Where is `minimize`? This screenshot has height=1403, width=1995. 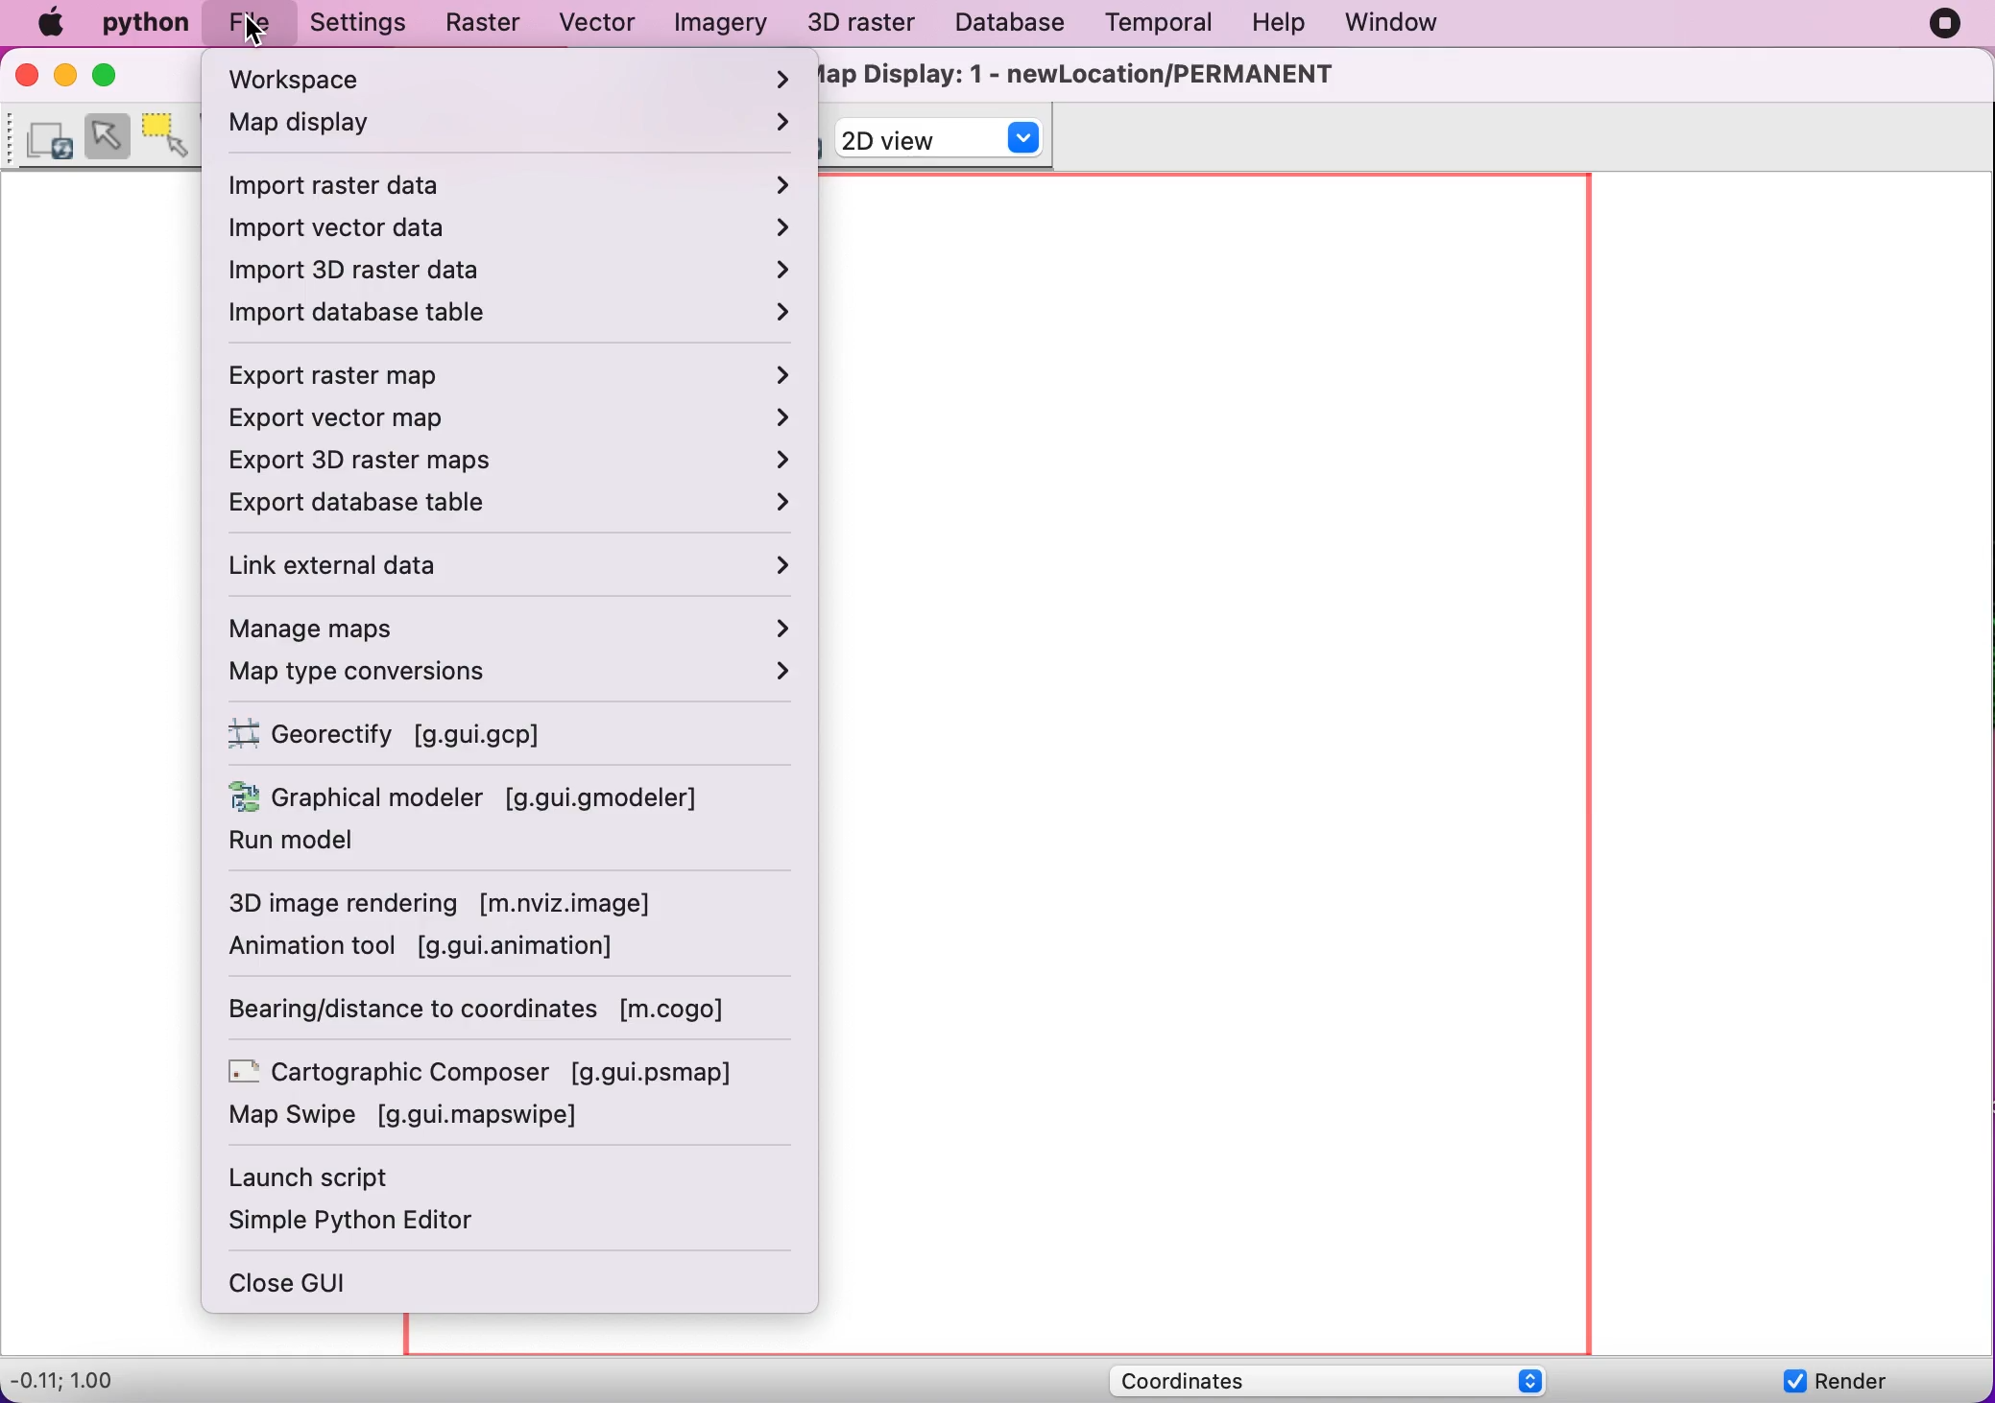
minimize is located at coordinates (61, 78).